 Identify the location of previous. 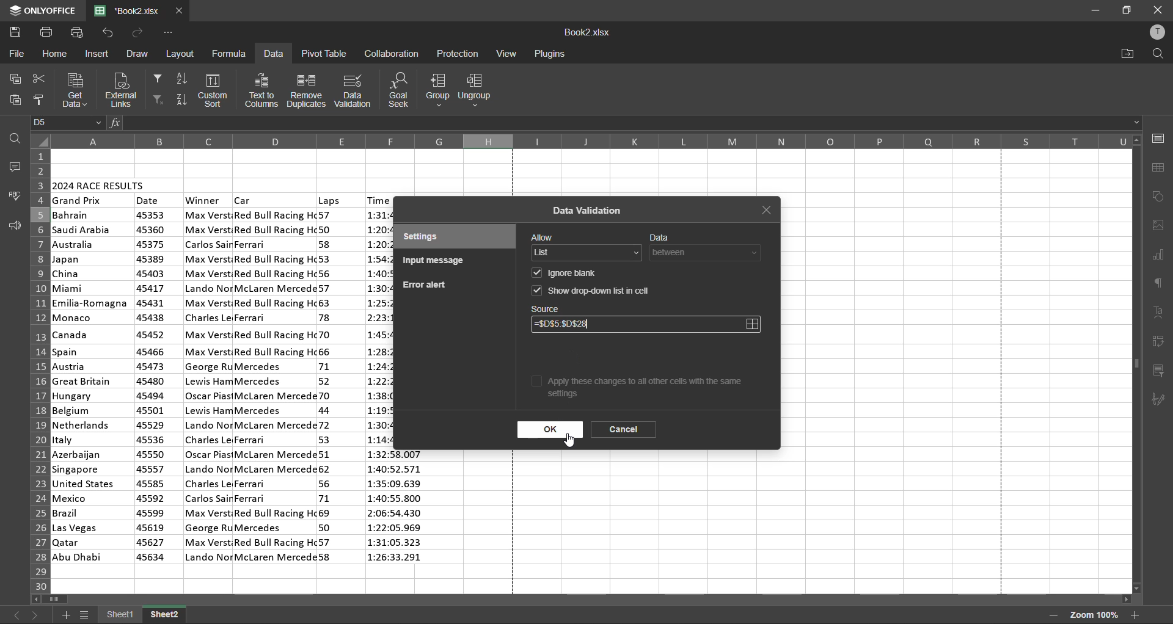
(15, 614).